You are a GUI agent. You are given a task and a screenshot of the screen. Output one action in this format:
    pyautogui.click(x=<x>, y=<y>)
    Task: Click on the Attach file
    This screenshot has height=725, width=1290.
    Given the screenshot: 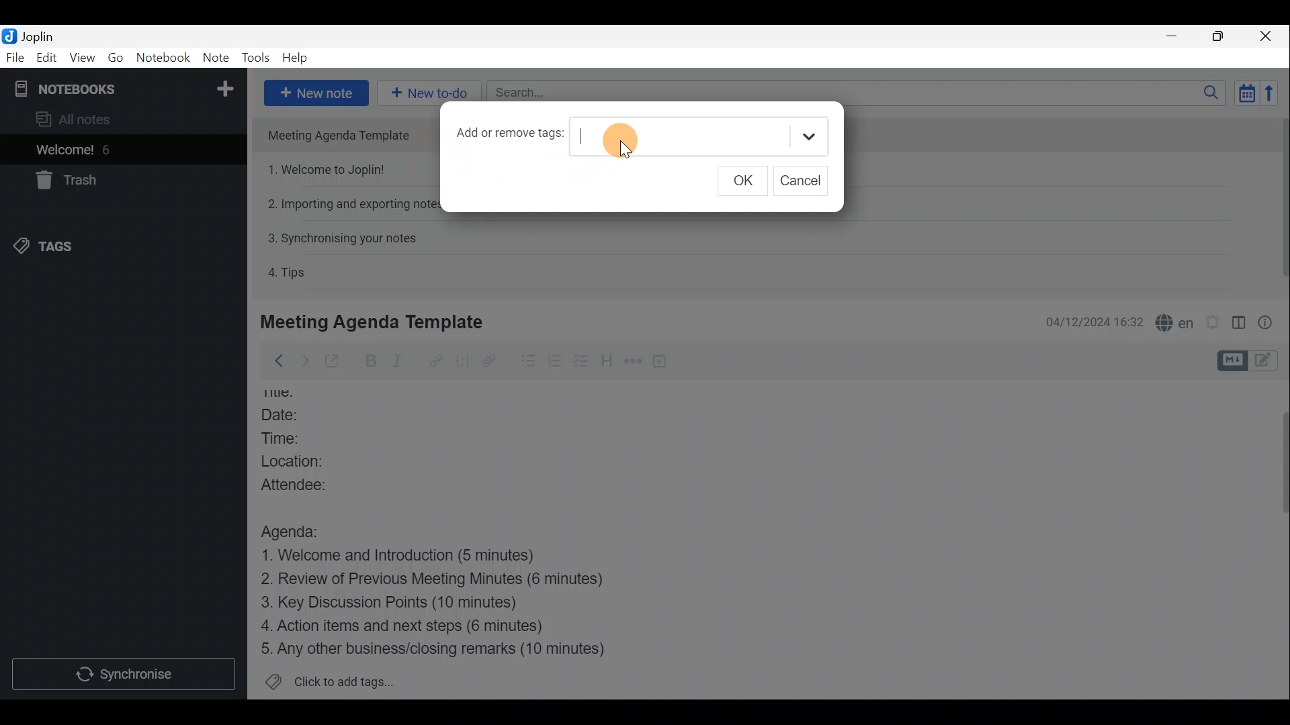 What is the action you would take?
    pyautogui.click(x=497, y=360)
    